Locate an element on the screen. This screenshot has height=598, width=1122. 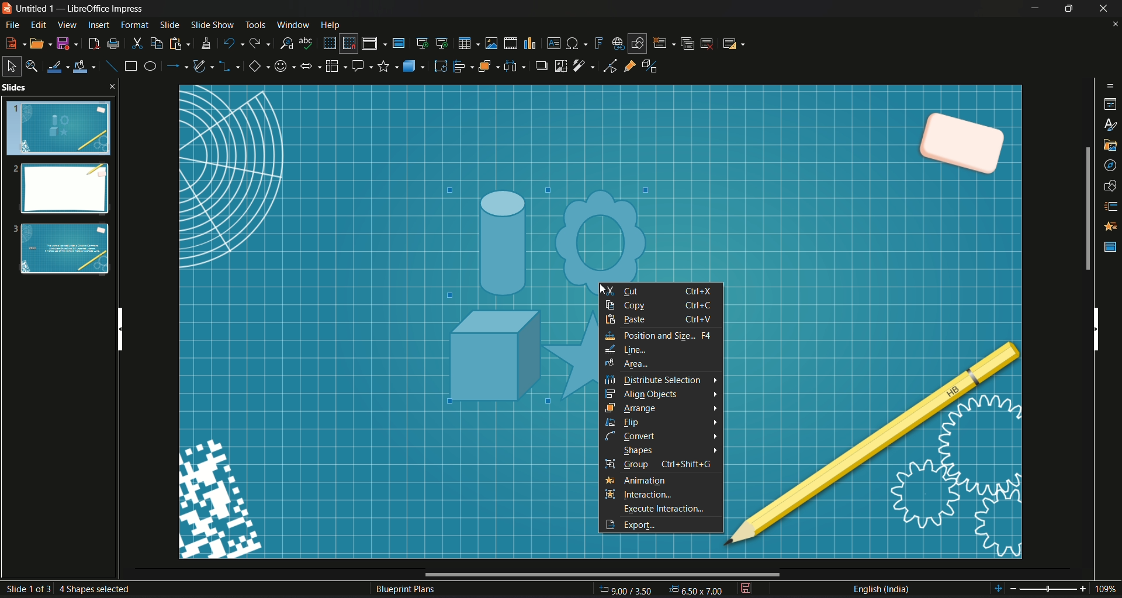
start from first slide is located at coordinates (421, 43).